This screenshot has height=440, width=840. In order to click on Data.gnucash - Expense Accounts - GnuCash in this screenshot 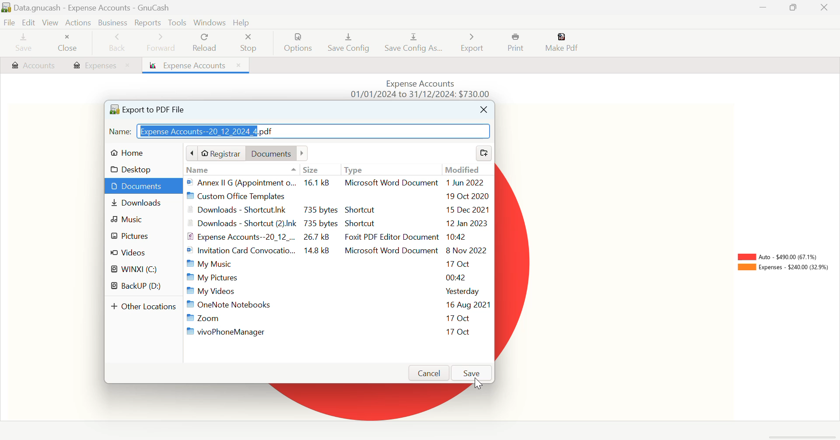, I will do `click(89, 7)`.